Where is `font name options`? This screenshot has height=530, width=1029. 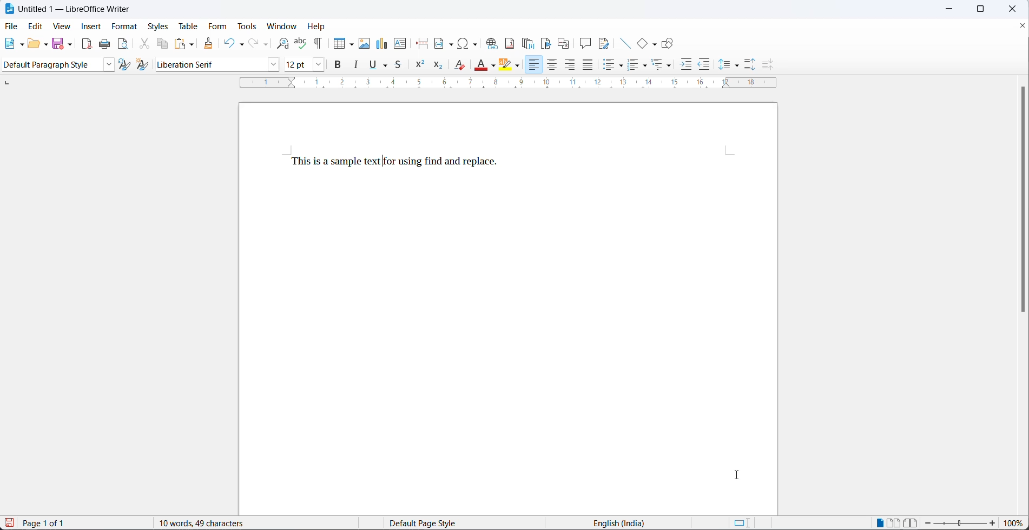
font name options is located at coordinates (271, 65).